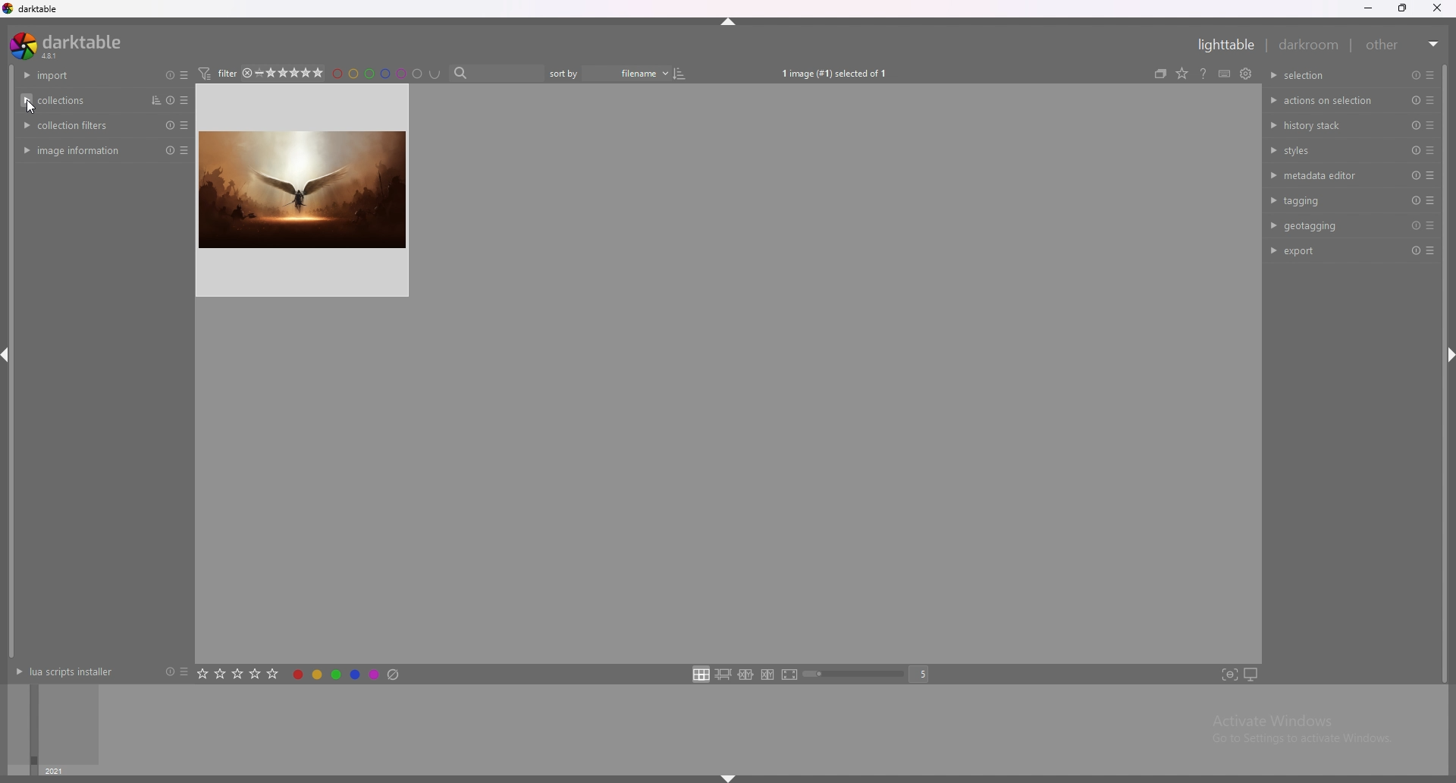 The image size is (1456, 783). What do you see at coordinates (500, 74) in the screenshot?
I see `search bar` at bounding box center [500, 74].